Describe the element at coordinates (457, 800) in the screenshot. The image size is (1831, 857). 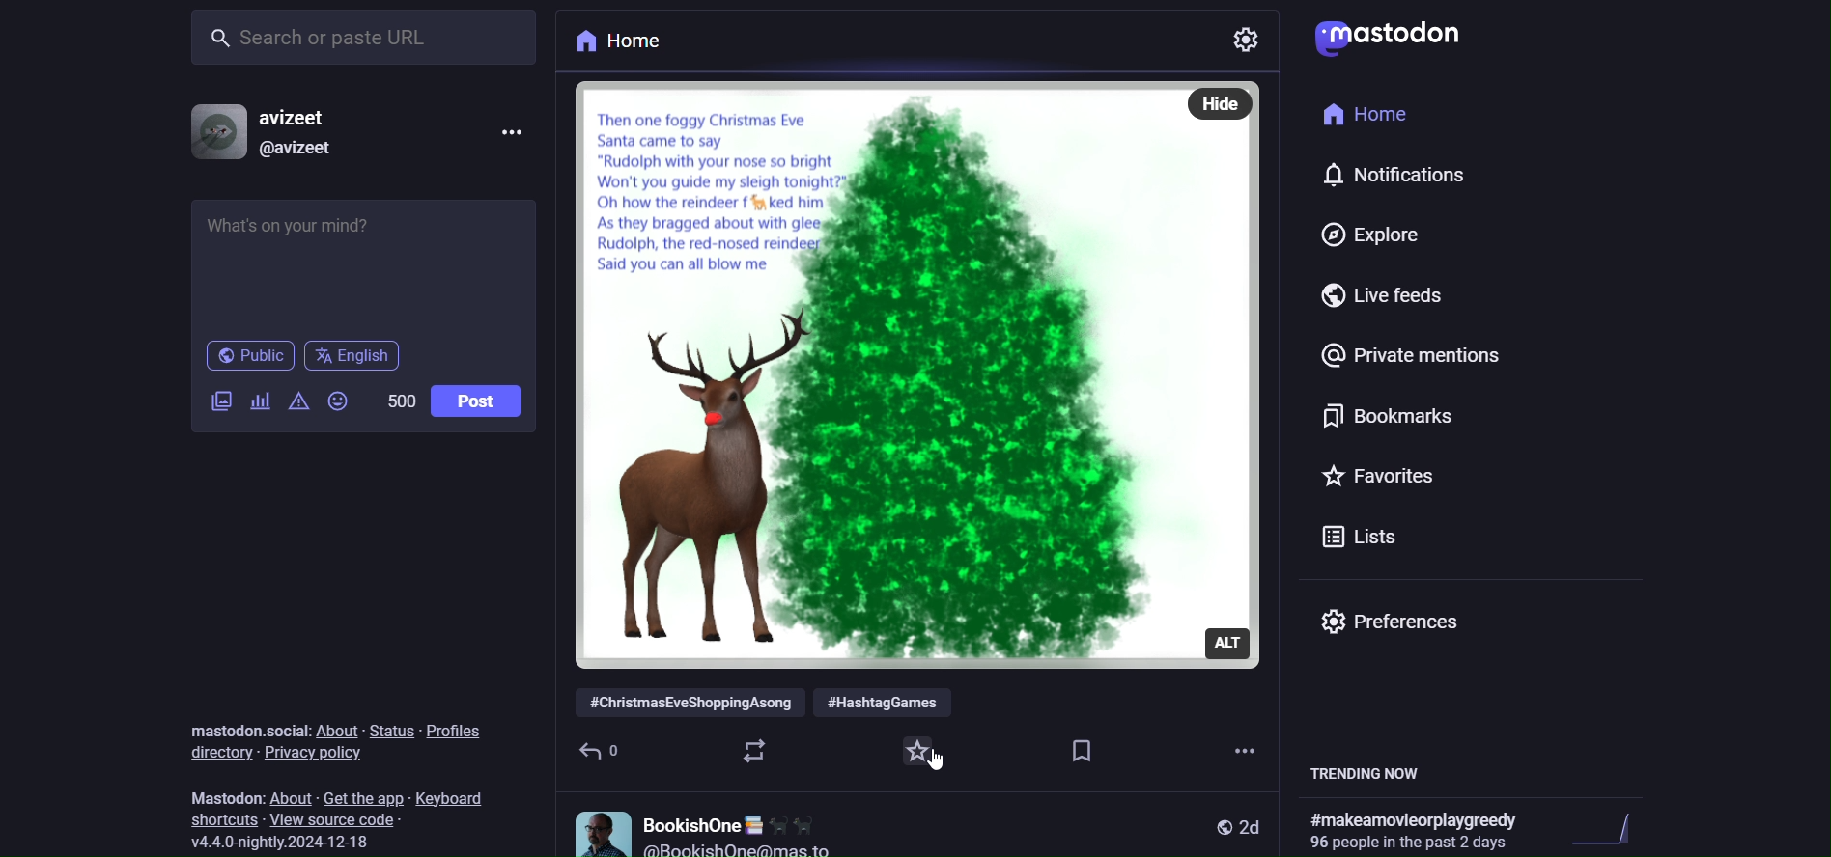
I see `keyboard` at that location.